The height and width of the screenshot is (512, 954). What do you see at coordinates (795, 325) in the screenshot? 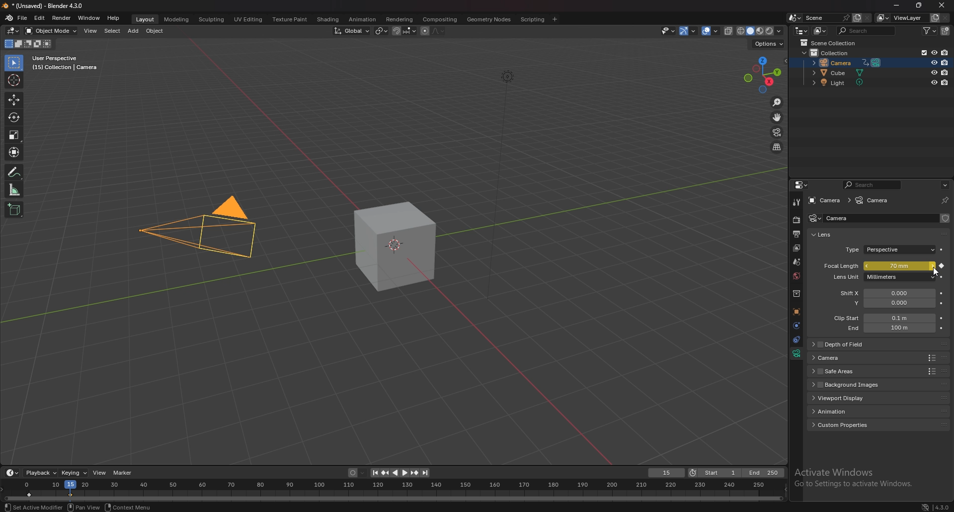
I see `physics` at bounding box center [795, 325].